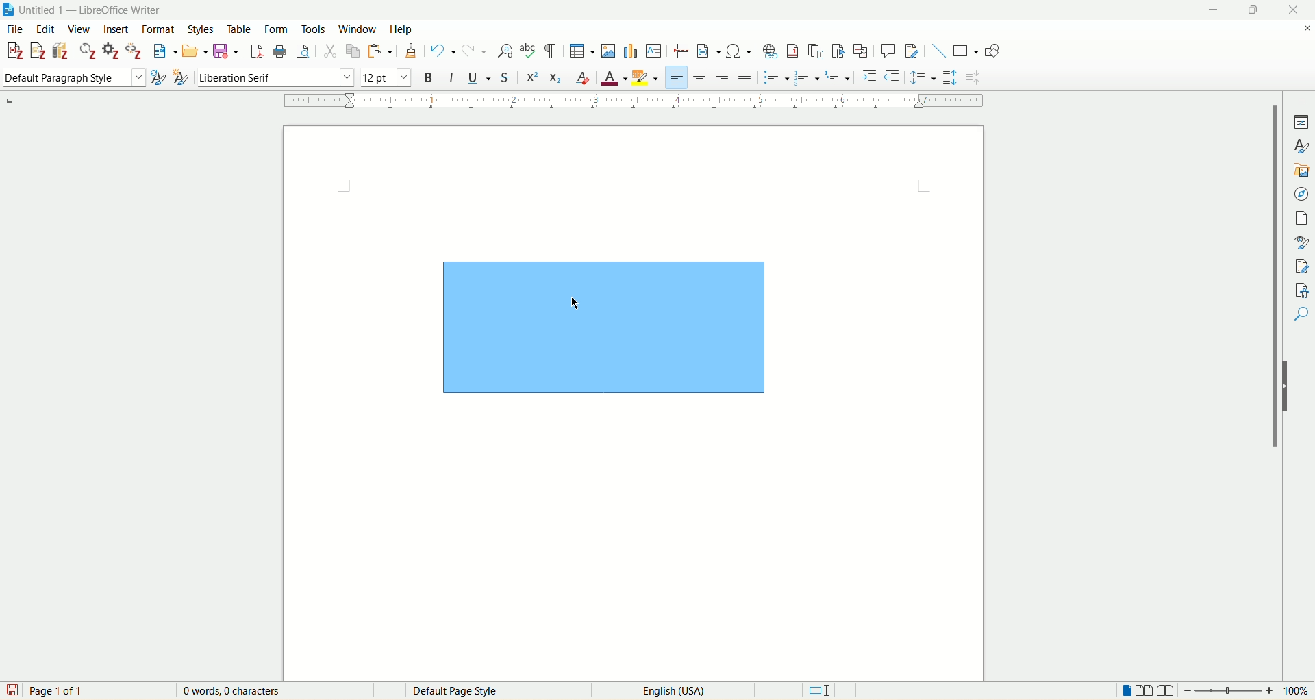 Image resolution: width=1315 pixels, height=700 pixels. Describe the element at coordinates (1255, 10) in the screenshot. I see `maximize` at that location.